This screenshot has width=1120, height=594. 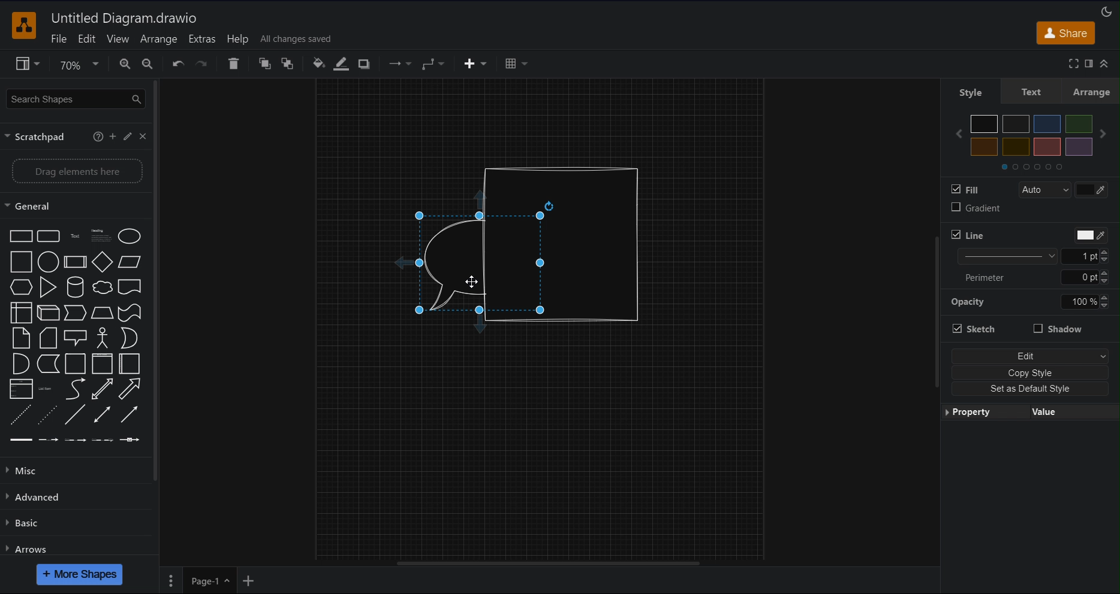 What do you see at coordinates (103, 364) in the screenshot?
I see `Container` at bounding box center [103, 364].